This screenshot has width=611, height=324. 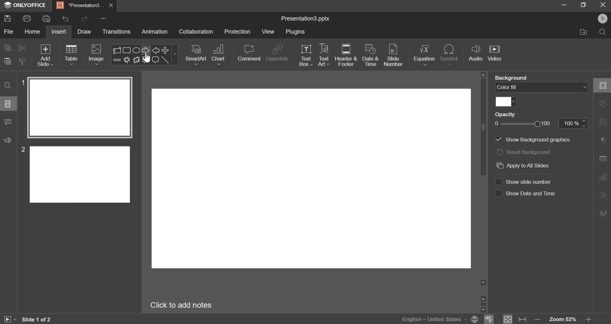 I want to click on zoom 52%, so click(x=562, y=319).